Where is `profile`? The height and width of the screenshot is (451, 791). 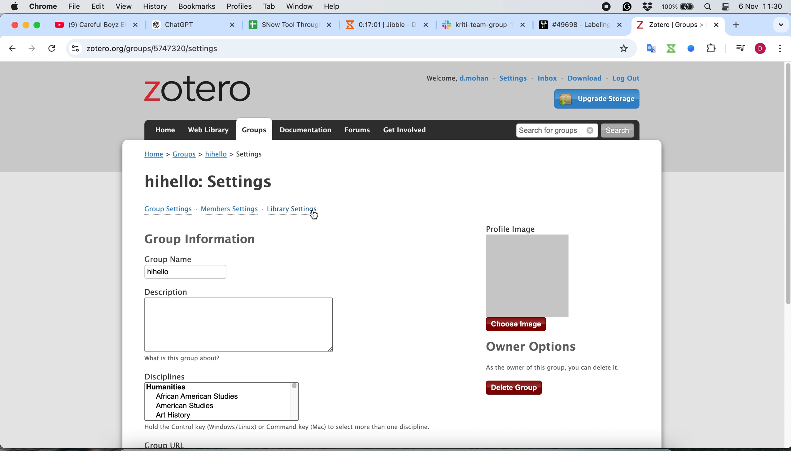
profile is located at coordinates (760, 49).